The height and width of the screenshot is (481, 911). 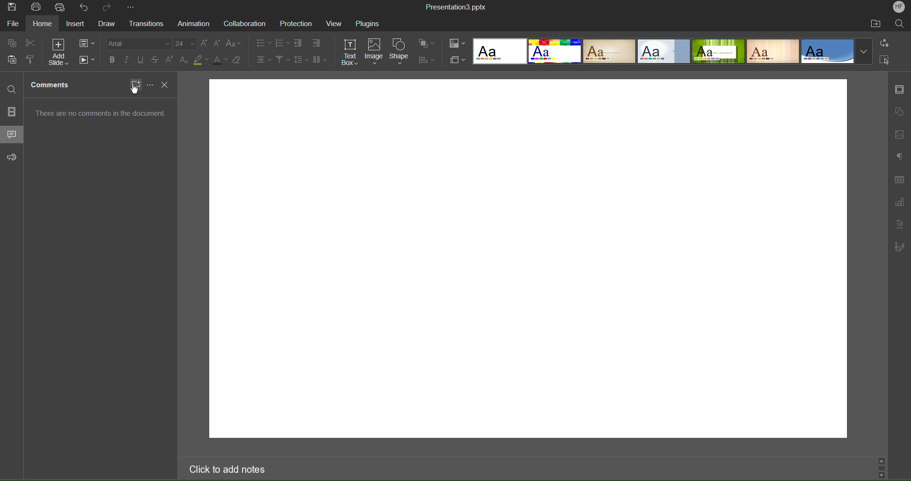 What do you see at coordinates (84, 7) in the screenshot?
I see `Undo` at bounding box center [84, 7].